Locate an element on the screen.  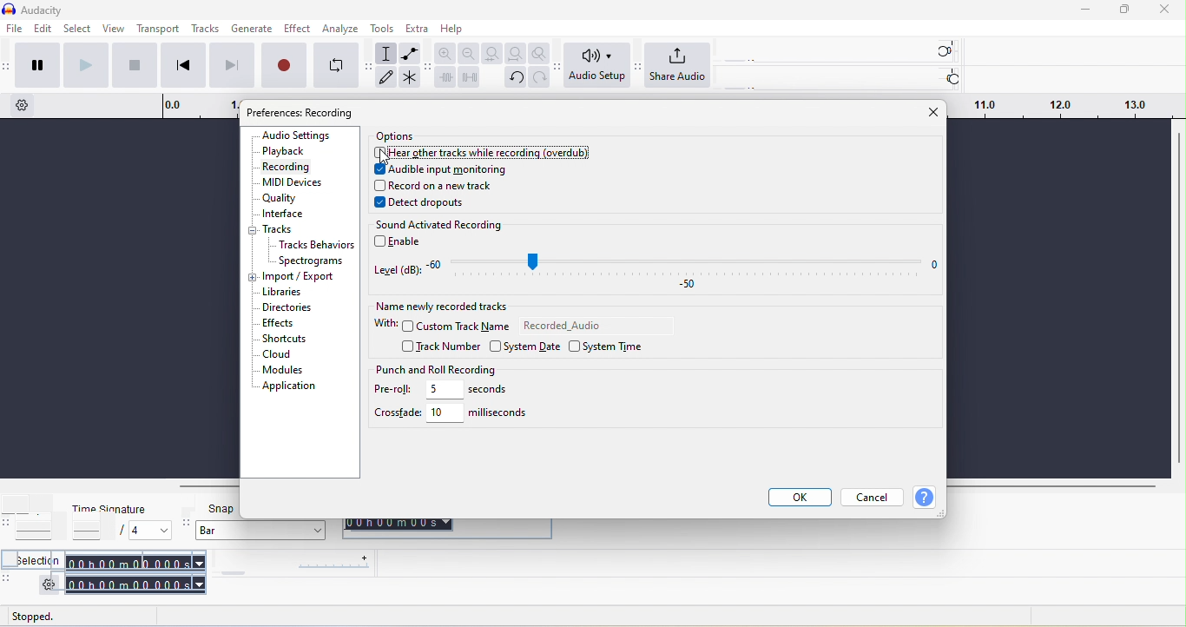
ok is located at coordinates (801, 497).